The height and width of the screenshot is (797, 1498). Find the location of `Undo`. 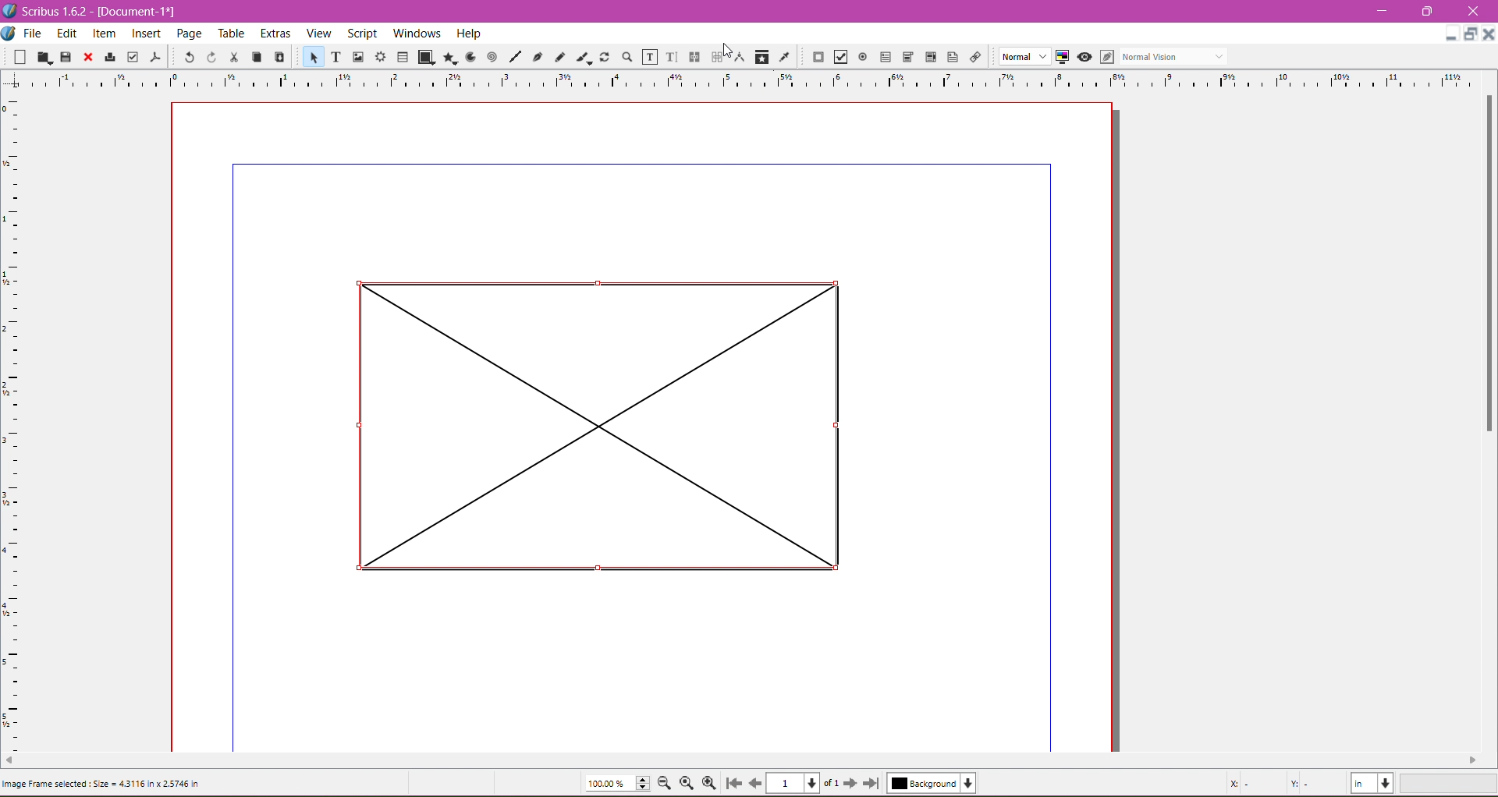

Undo is located at coordinates (189, 57).